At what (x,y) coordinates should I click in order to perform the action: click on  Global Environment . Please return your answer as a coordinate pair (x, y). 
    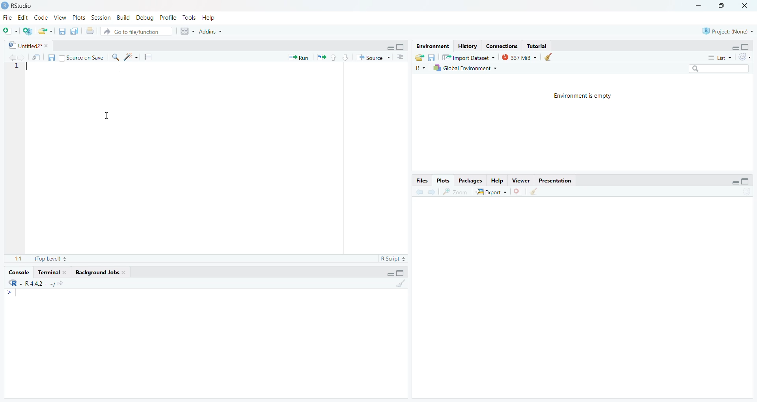
    Looking at the image, I should click on (465, 68).